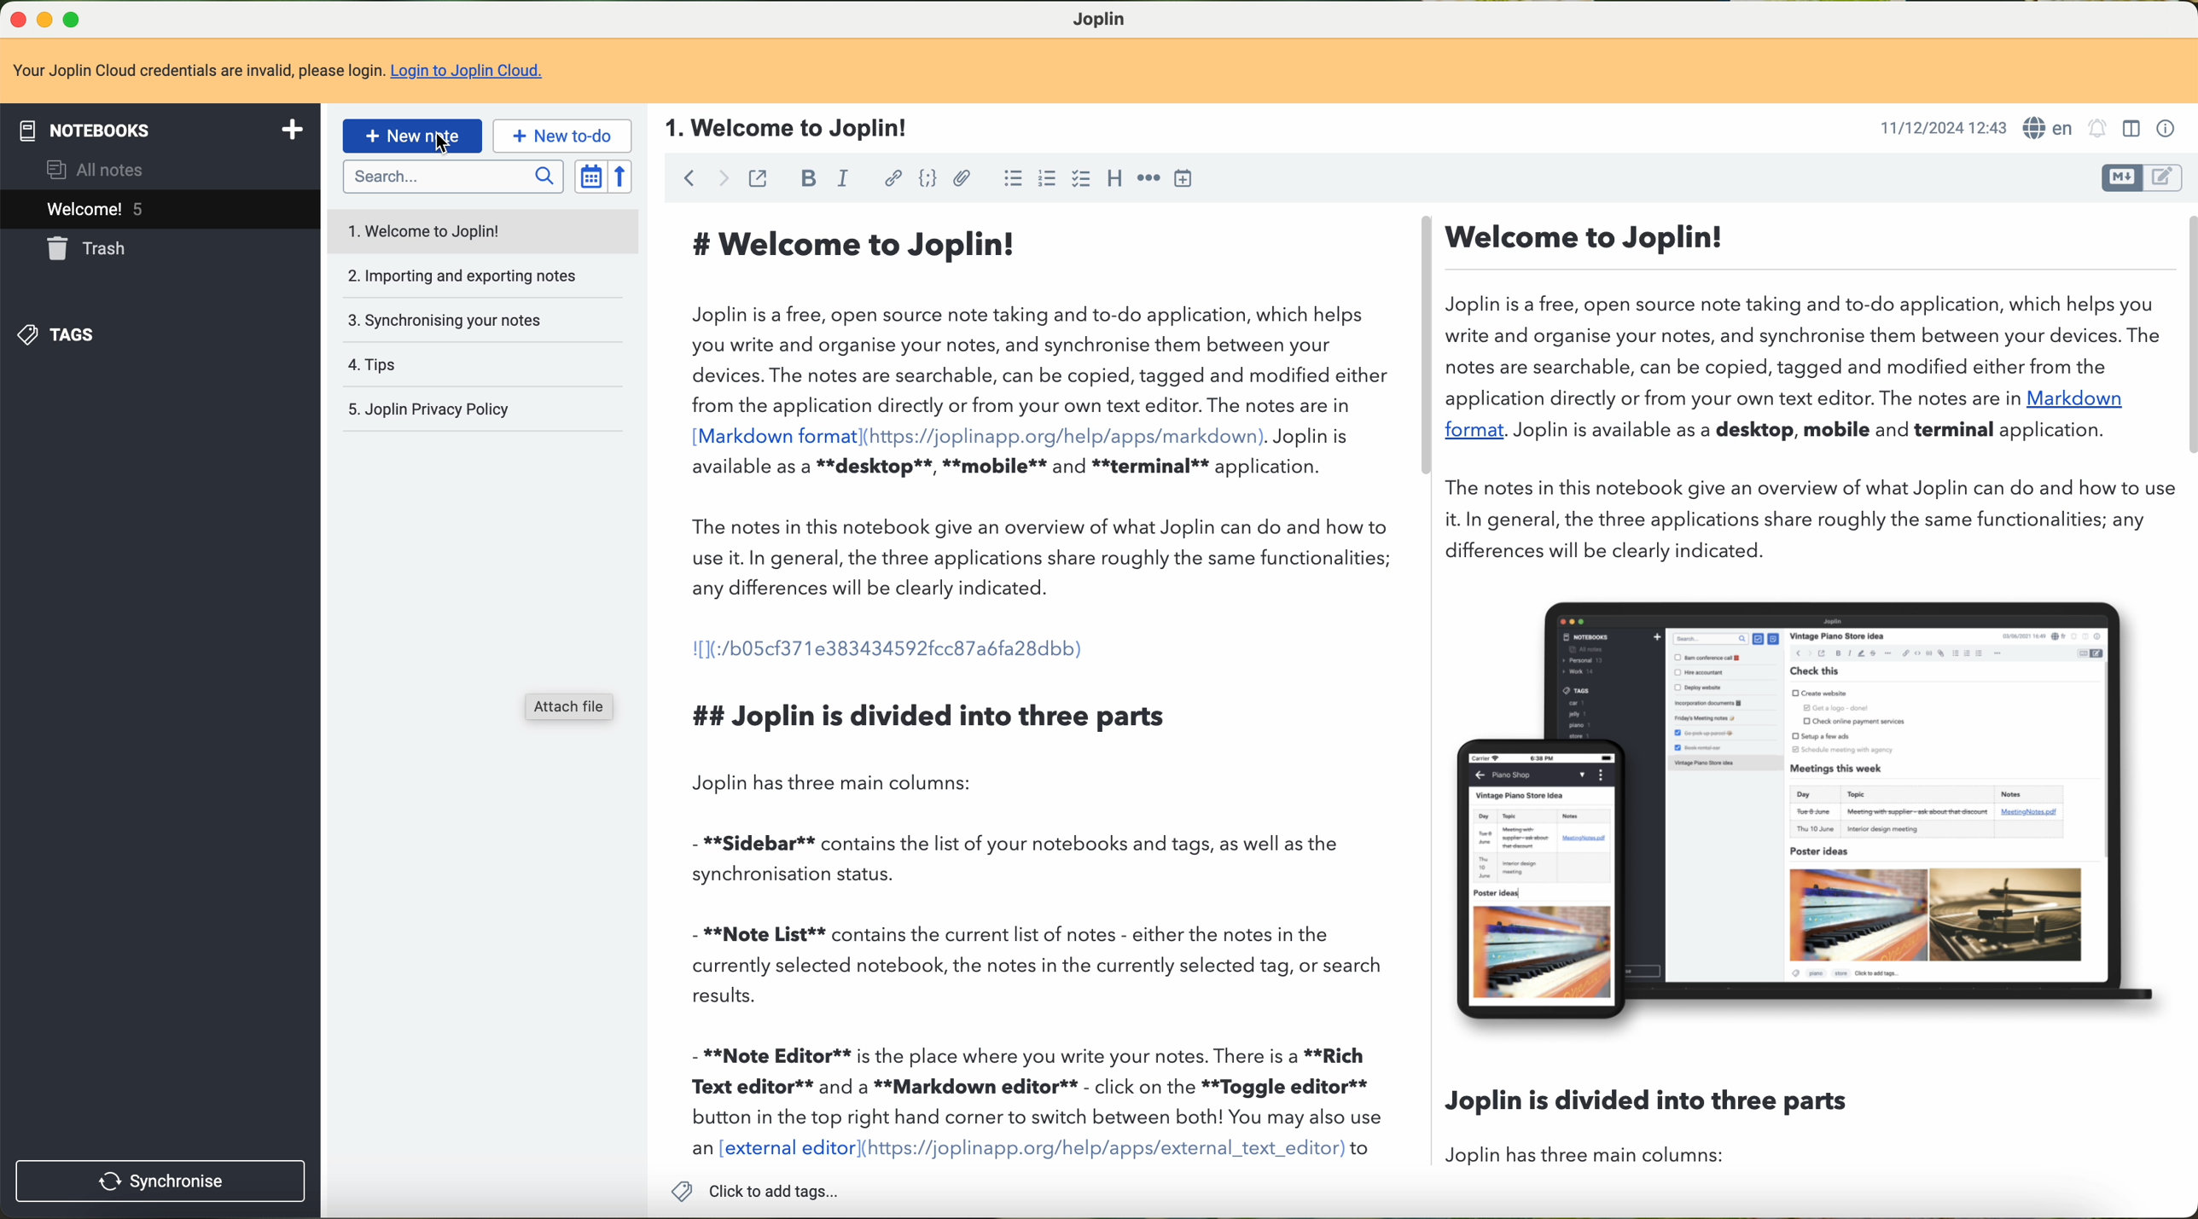 Image resolution: width=2198 pixels, height=1219 pixels. What do you see at coordinates (2097, 130) in the screenshot?
I see `set alarm` at bounding box center [2097, 130].